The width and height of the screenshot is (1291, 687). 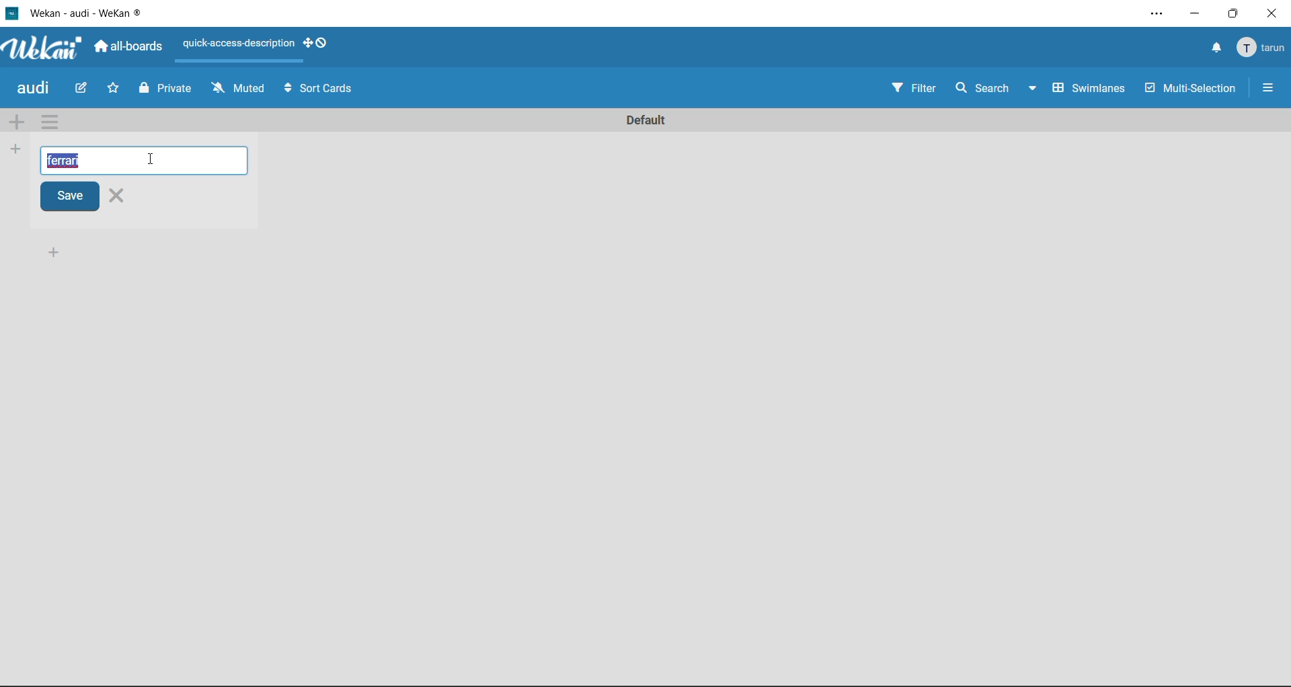 I want to click on , so click(x=1153, y=13).